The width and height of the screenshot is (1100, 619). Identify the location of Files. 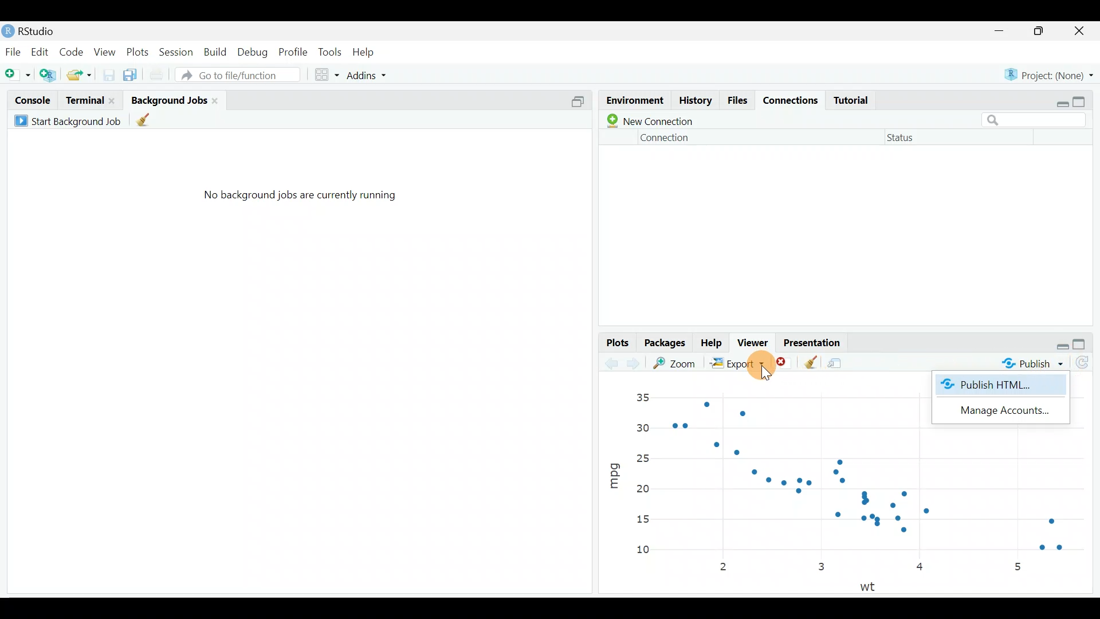
(738, 101).